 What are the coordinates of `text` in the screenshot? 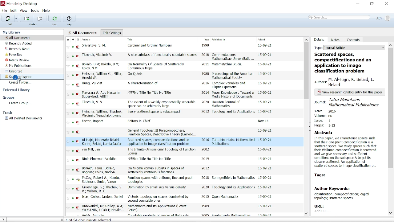 It's located at (350, 92).